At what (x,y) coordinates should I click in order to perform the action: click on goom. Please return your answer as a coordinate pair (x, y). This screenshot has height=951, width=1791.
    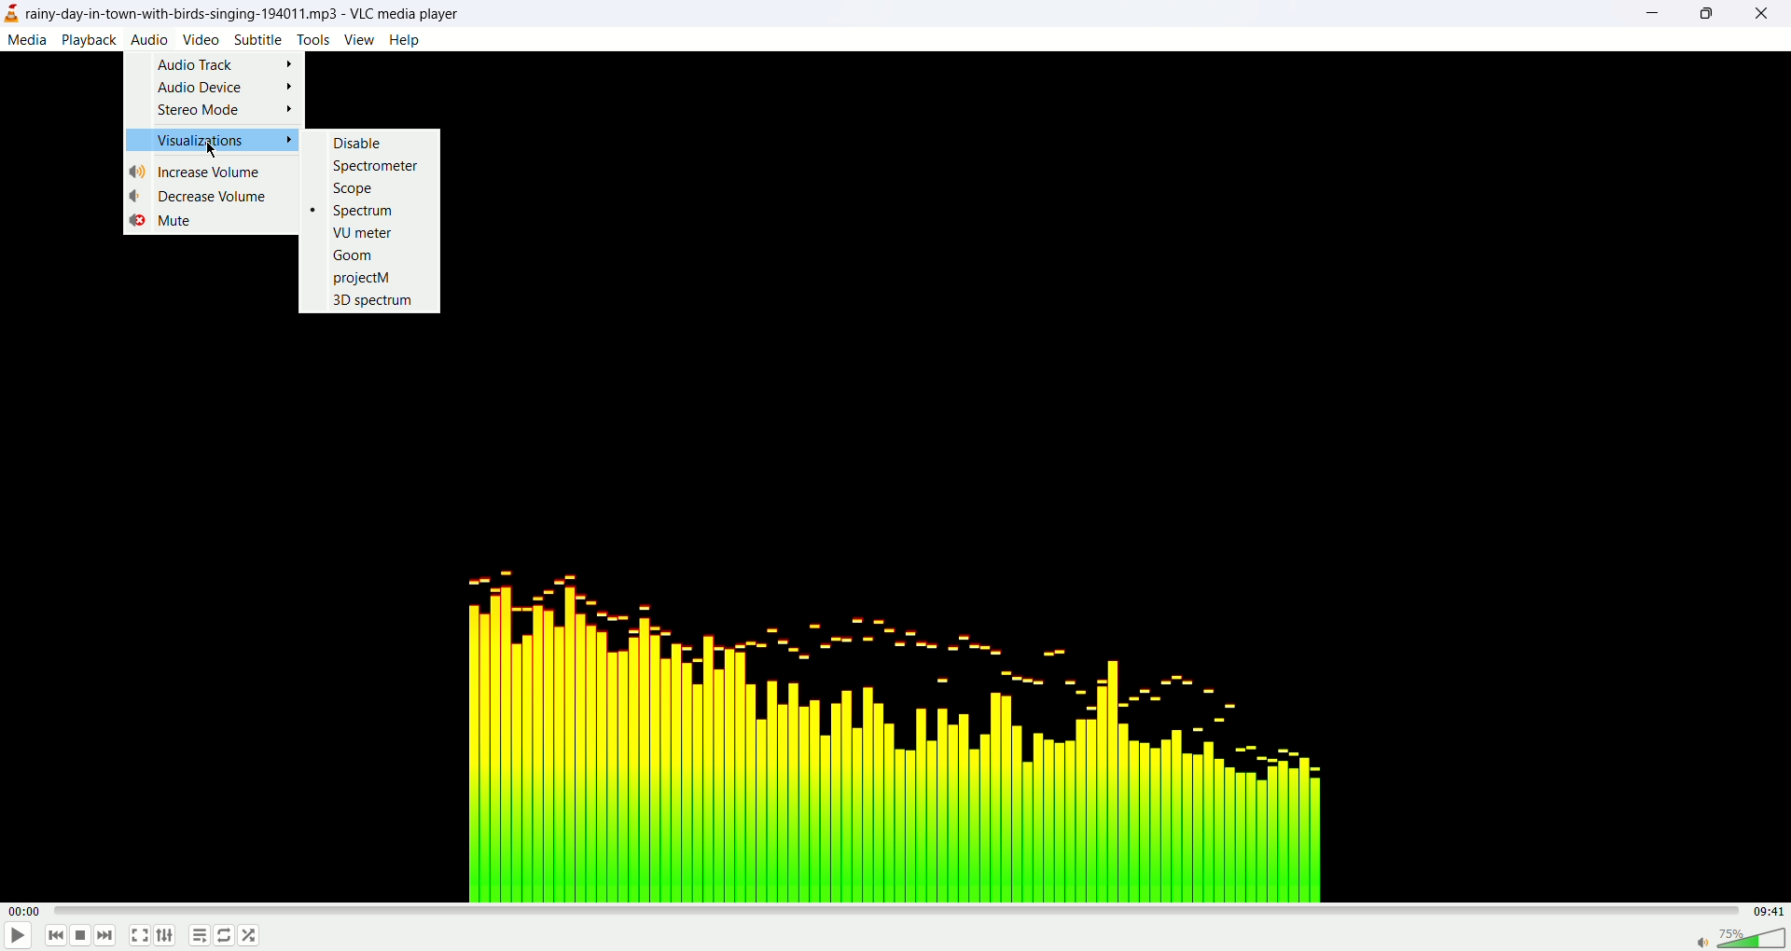
    Looking at the image, I should click on (353, 255).